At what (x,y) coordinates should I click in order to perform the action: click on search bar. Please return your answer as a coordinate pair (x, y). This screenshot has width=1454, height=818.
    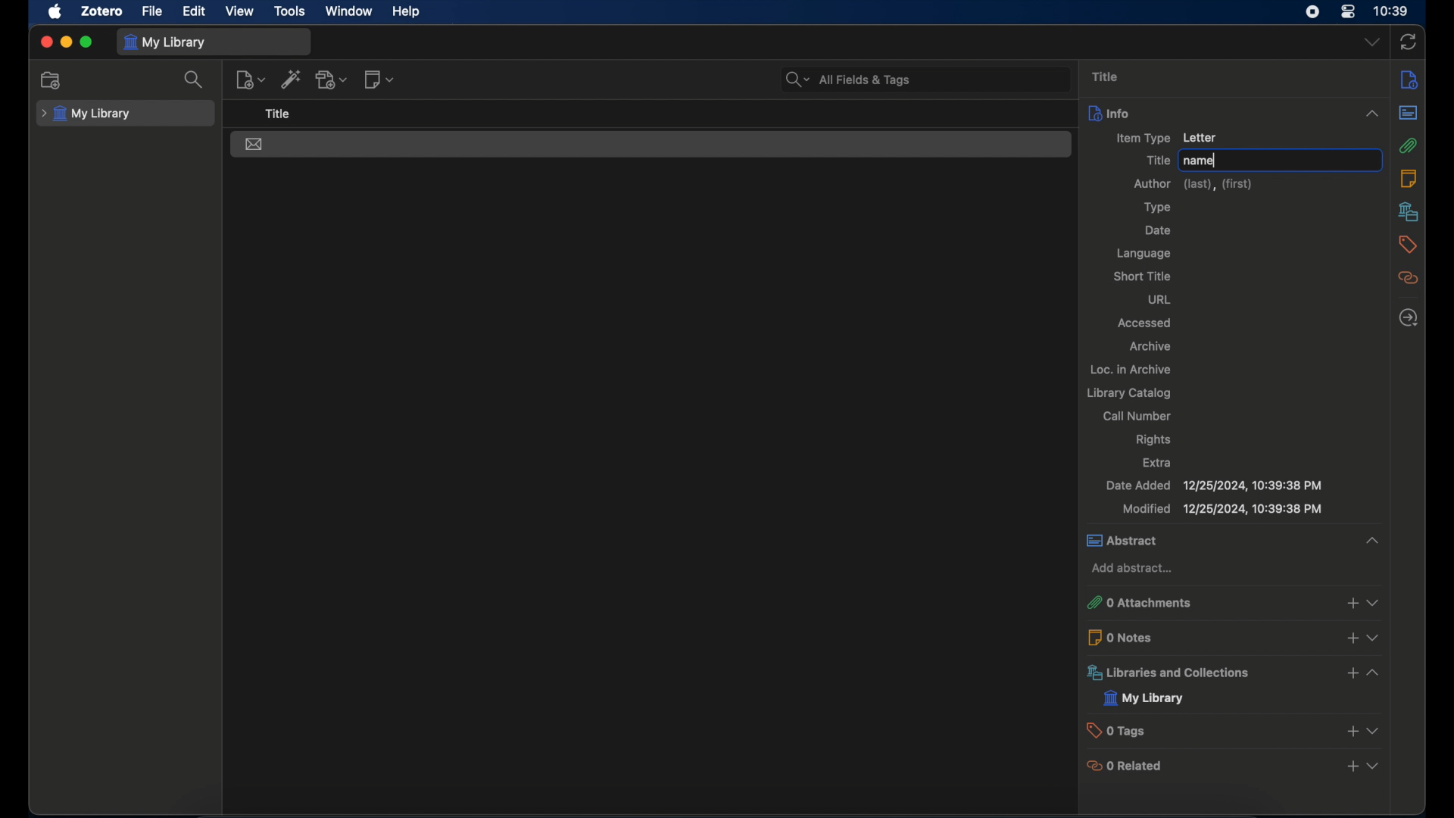
    Looking at the image, I should click on (850, 80).